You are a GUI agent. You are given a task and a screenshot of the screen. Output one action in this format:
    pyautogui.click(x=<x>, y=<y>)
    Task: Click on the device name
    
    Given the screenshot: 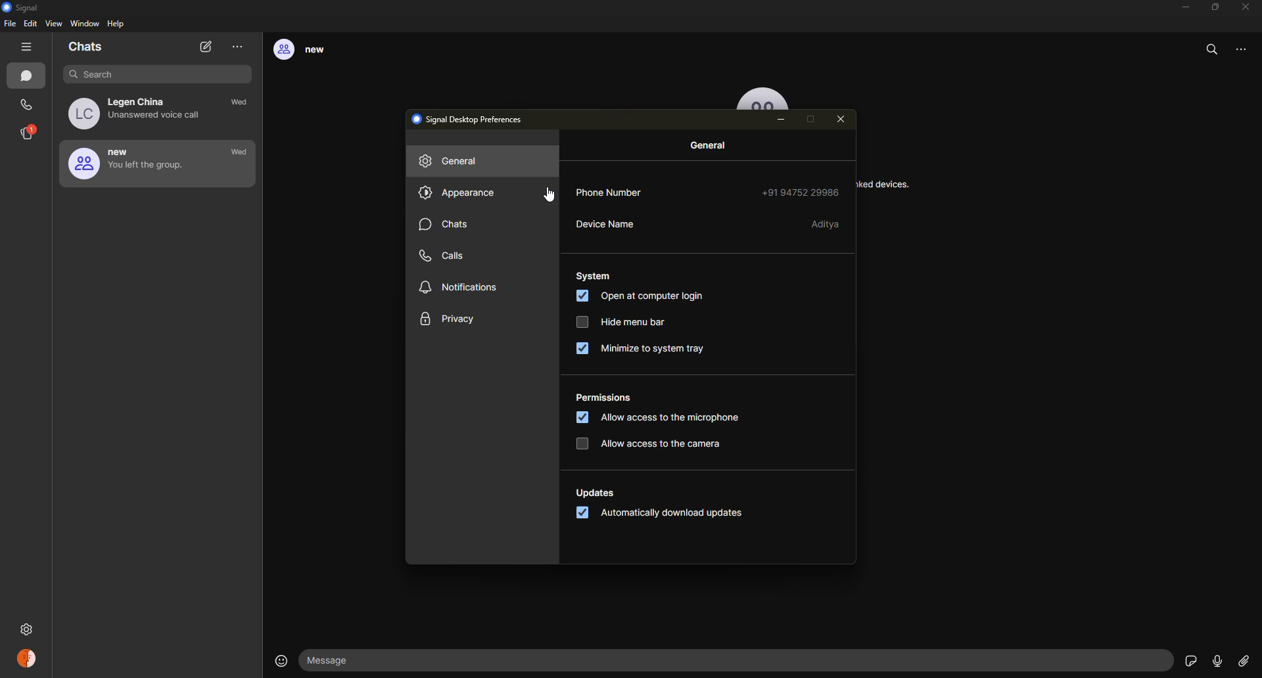 What is the action you would take?
    pyautogui.click(x=607, y=226)
    